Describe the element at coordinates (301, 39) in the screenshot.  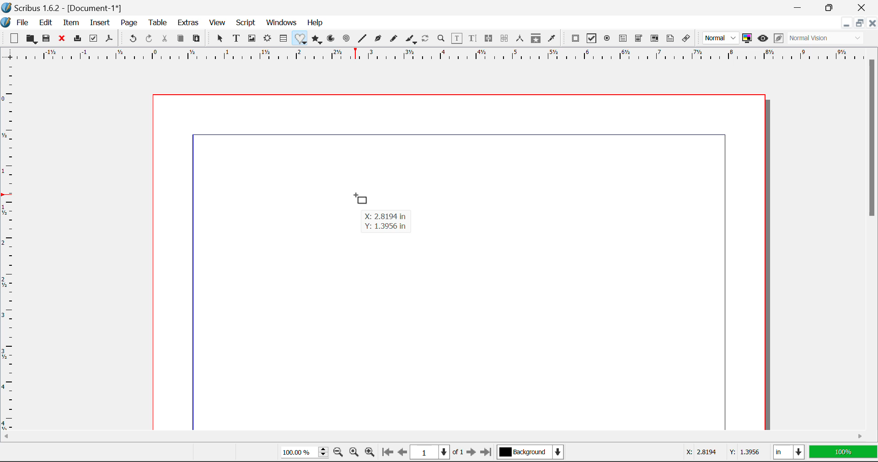
I see `Insert Special Shapes` at that location.